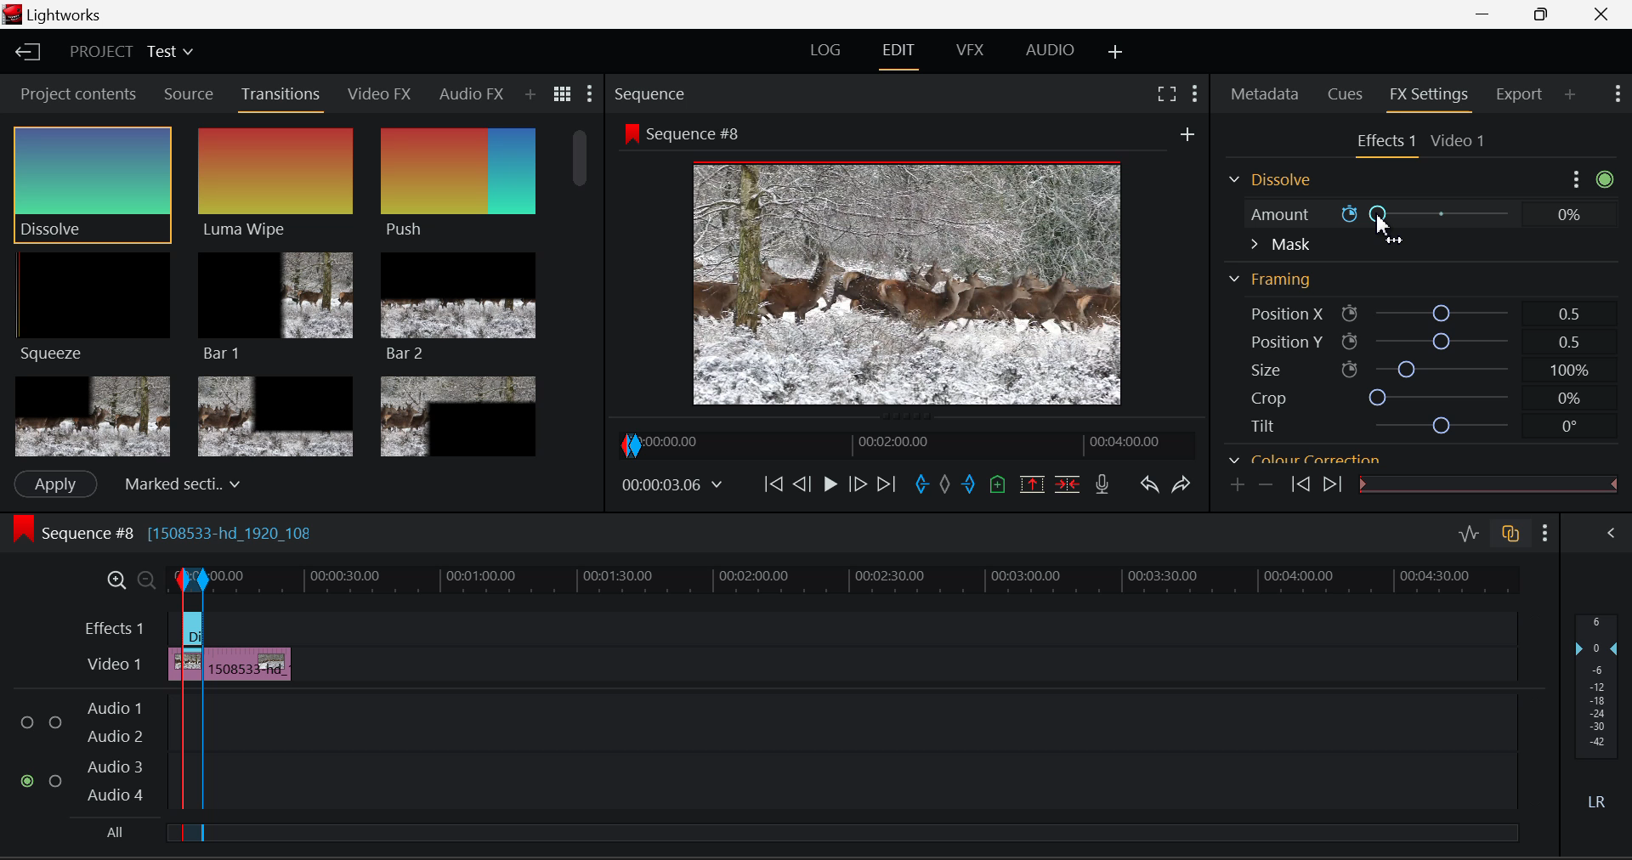  I want to click on Go Back, so click(802, 485).